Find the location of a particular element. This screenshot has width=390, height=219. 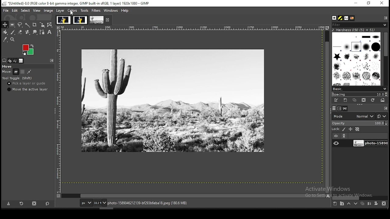

mask layer is located at coordinates (376, 204).